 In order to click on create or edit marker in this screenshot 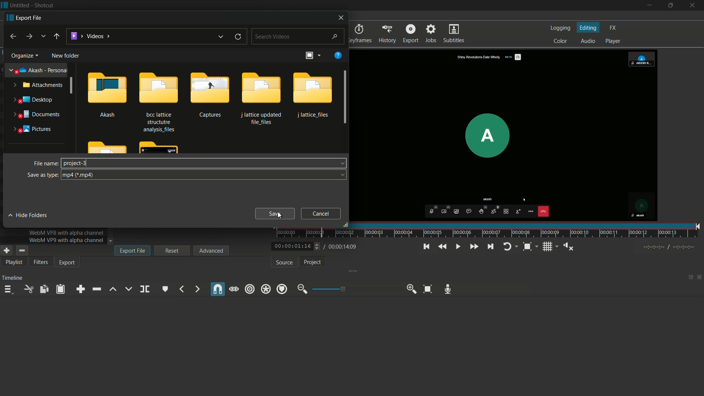, I will do `click(166, 289)`.